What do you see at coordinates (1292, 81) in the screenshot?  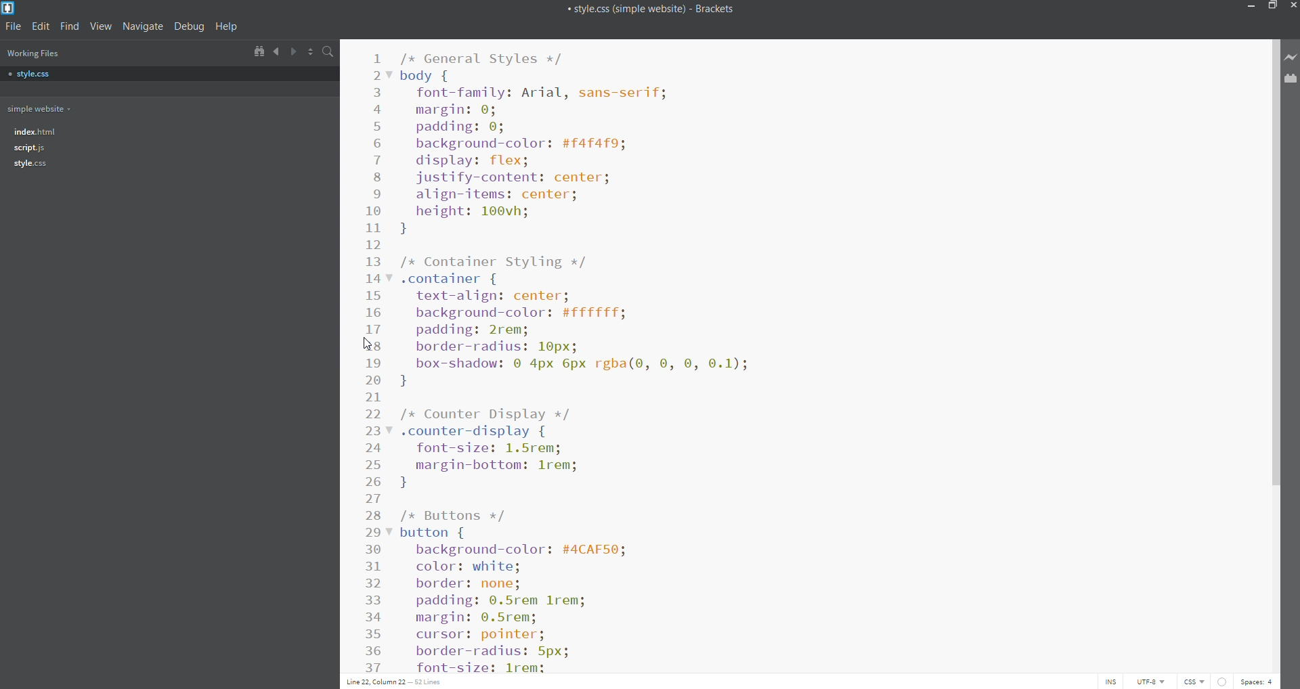 I see `extension management` at bounding box center [1292, 81].